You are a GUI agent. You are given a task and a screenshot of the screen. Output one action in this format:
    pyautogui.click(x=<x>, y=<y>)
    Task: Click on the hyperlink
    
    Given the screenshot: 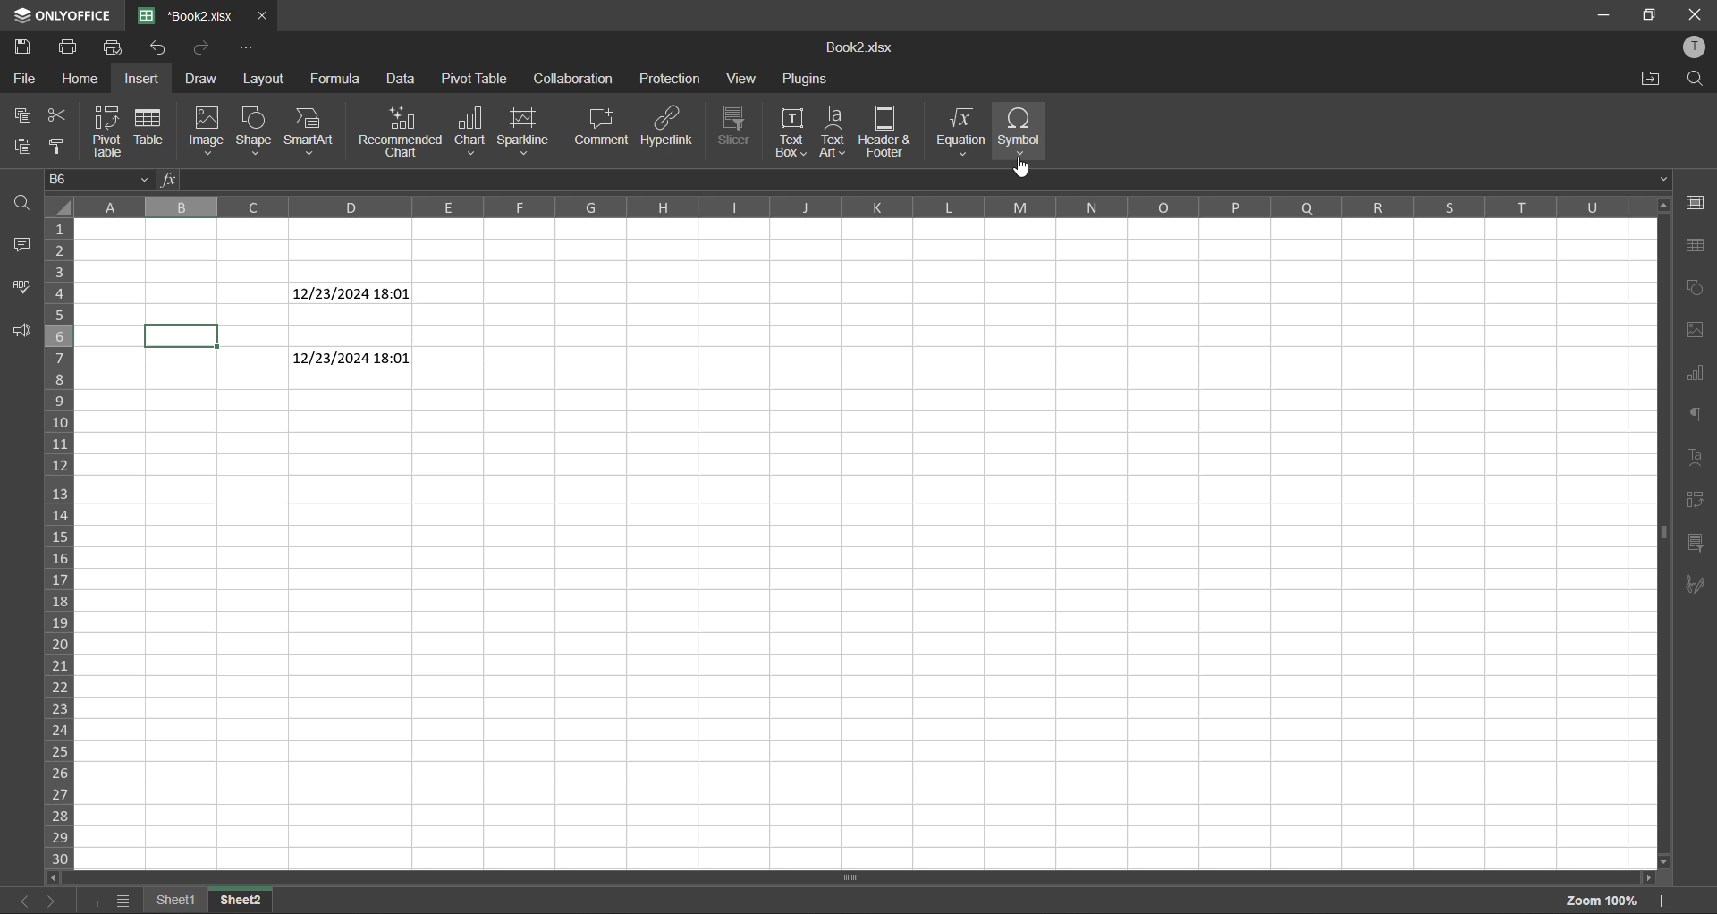 What is the action you would take?
    pyautogui.click(x=674, y=125)
    